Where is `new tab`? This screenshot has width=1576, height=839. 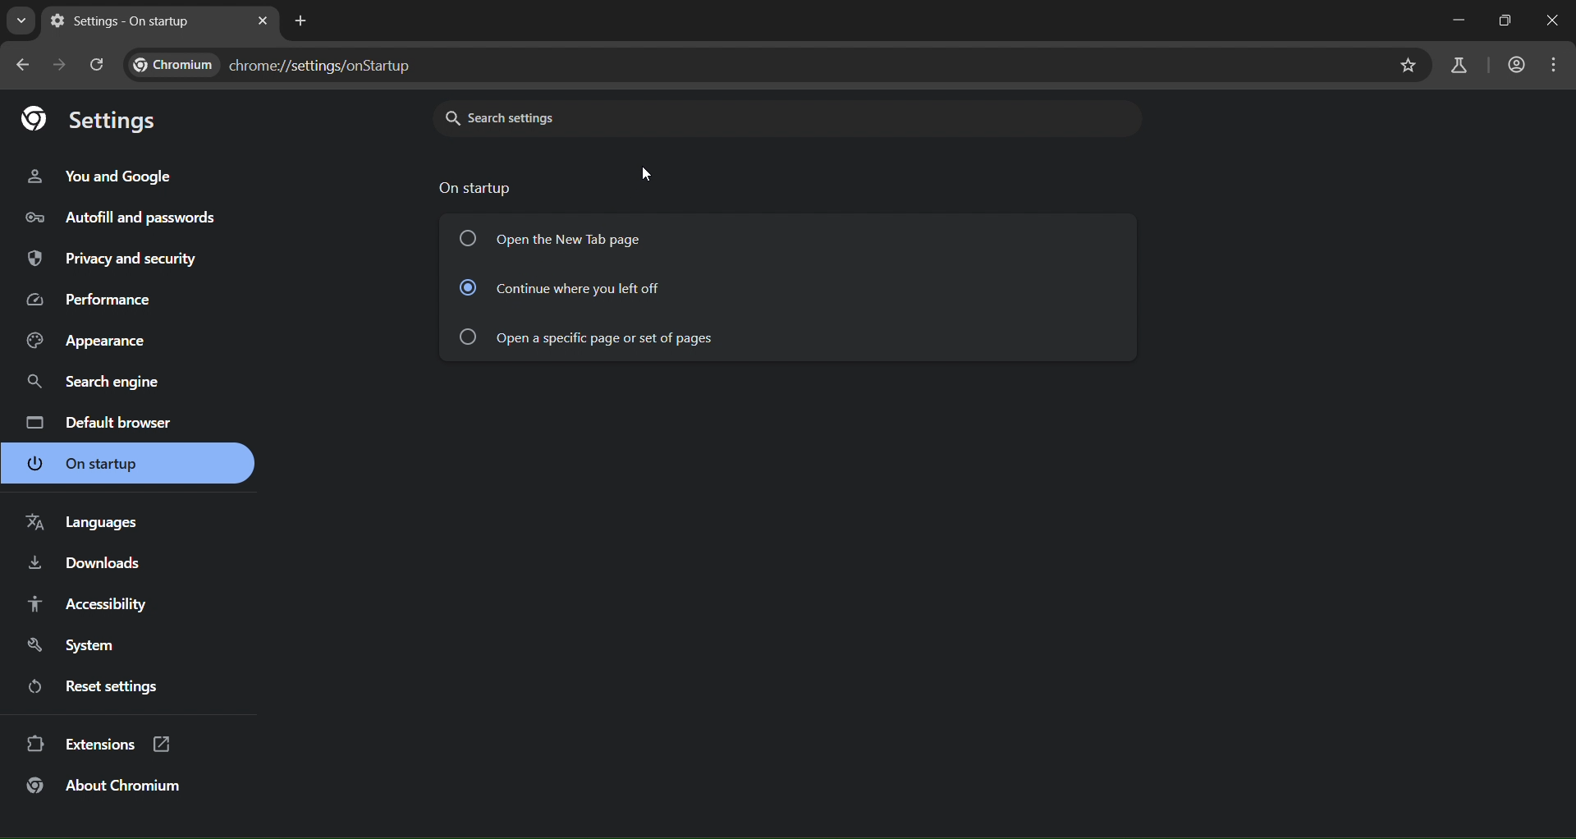
new tab is located at coordinates (301, 20).